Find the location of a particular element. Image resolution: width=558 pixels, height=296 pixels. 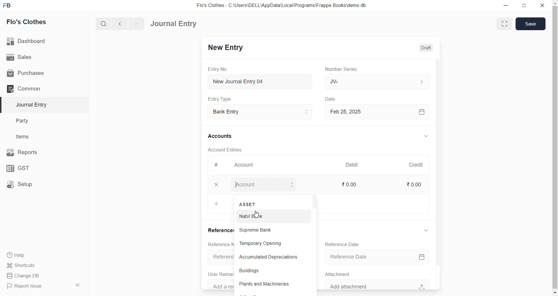

GST is located at coordinates (40, 167).